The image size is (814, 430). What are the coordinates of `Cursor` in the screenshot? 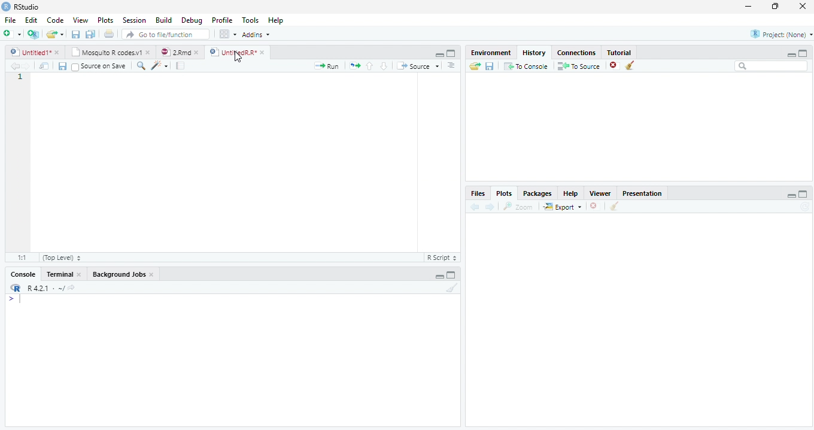 It's located at (22, 300).